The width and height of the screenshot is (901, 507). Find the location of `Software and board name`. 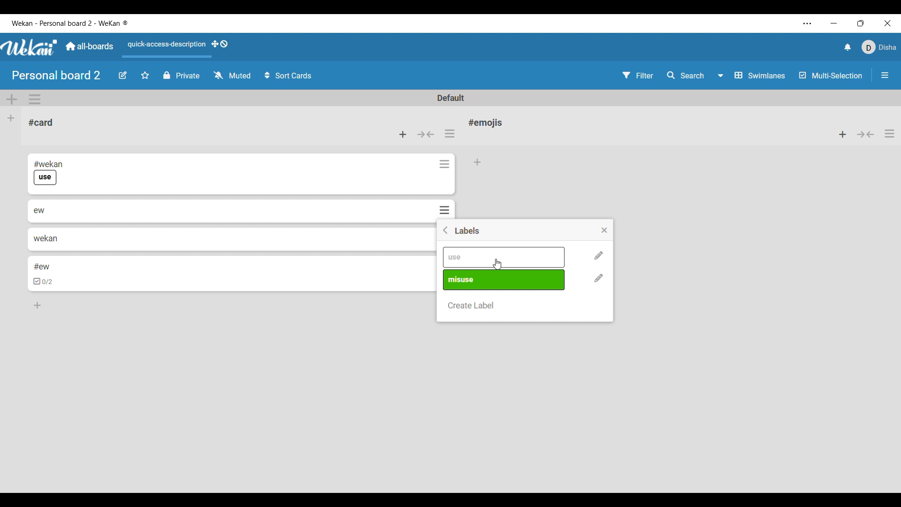

Software and board name is located at coordinates (69, 23).